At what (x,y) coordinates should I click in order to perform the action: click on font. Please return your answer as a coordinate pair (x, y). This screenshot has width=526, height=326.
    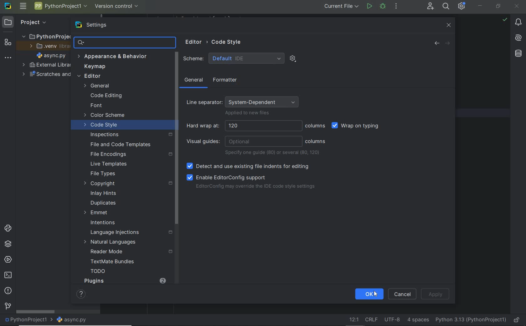
    Looking at the image, I should click on (96, 106).